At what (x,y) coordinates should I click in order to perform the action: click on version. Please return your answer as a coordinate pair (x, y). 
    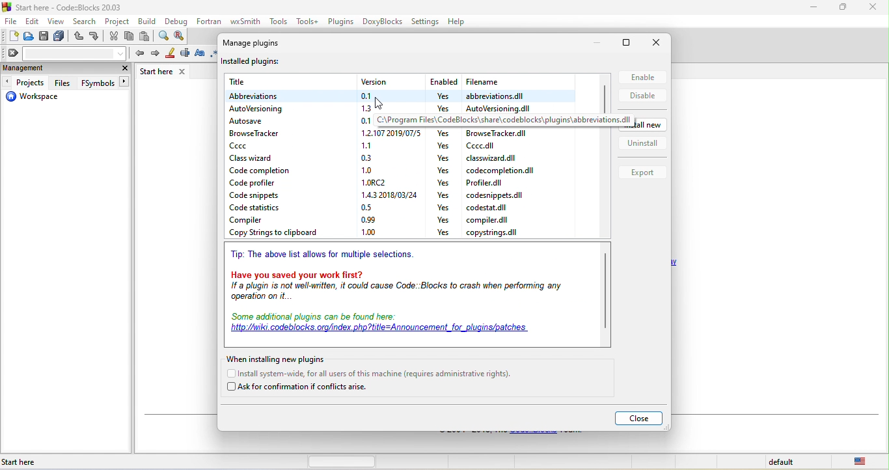
    Looking at the image, I should click on (368, 171).